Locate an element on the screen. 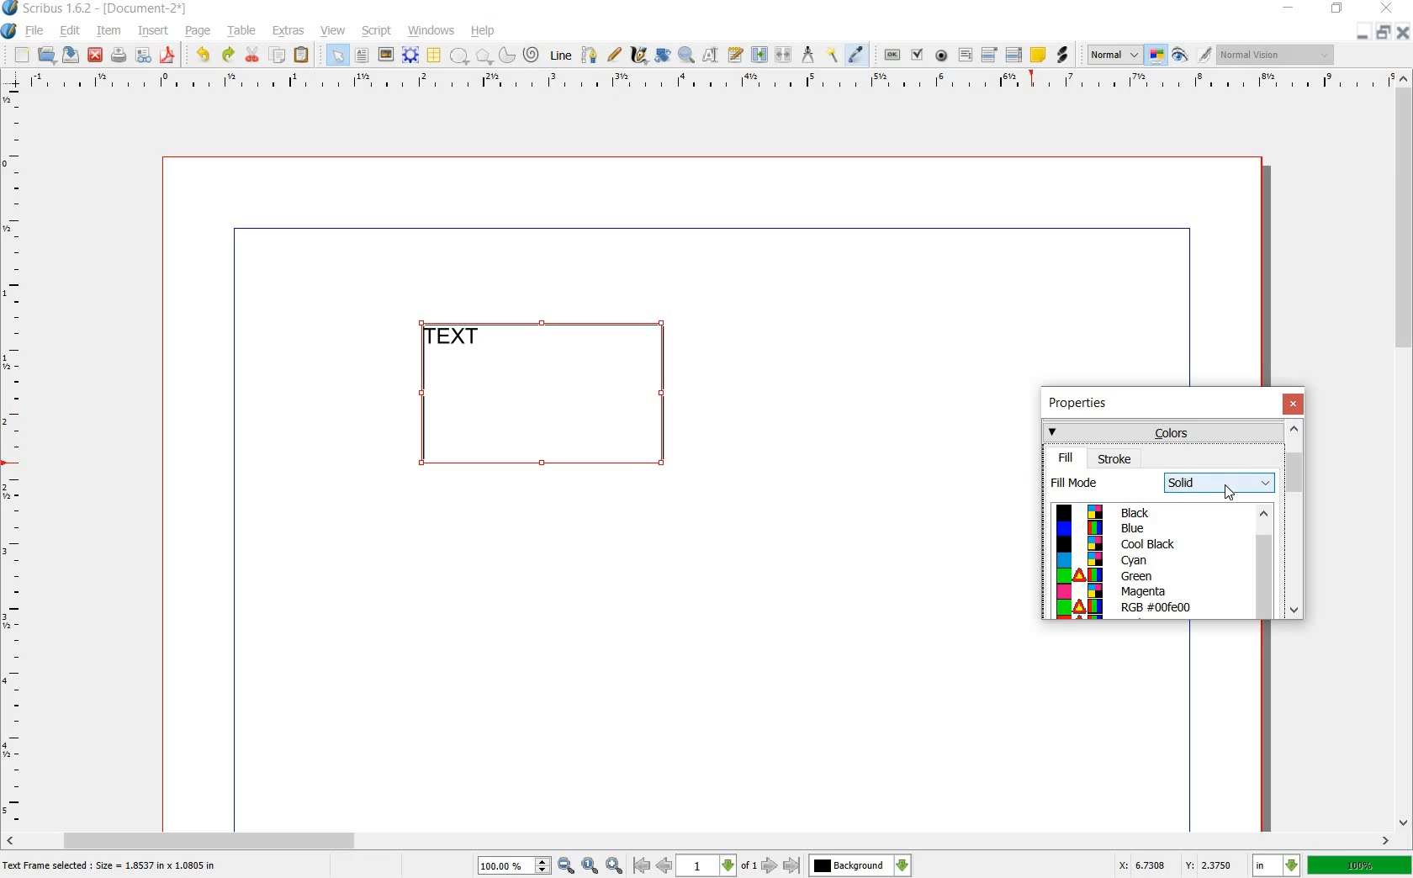  undo is located at coordinates (205, 56).